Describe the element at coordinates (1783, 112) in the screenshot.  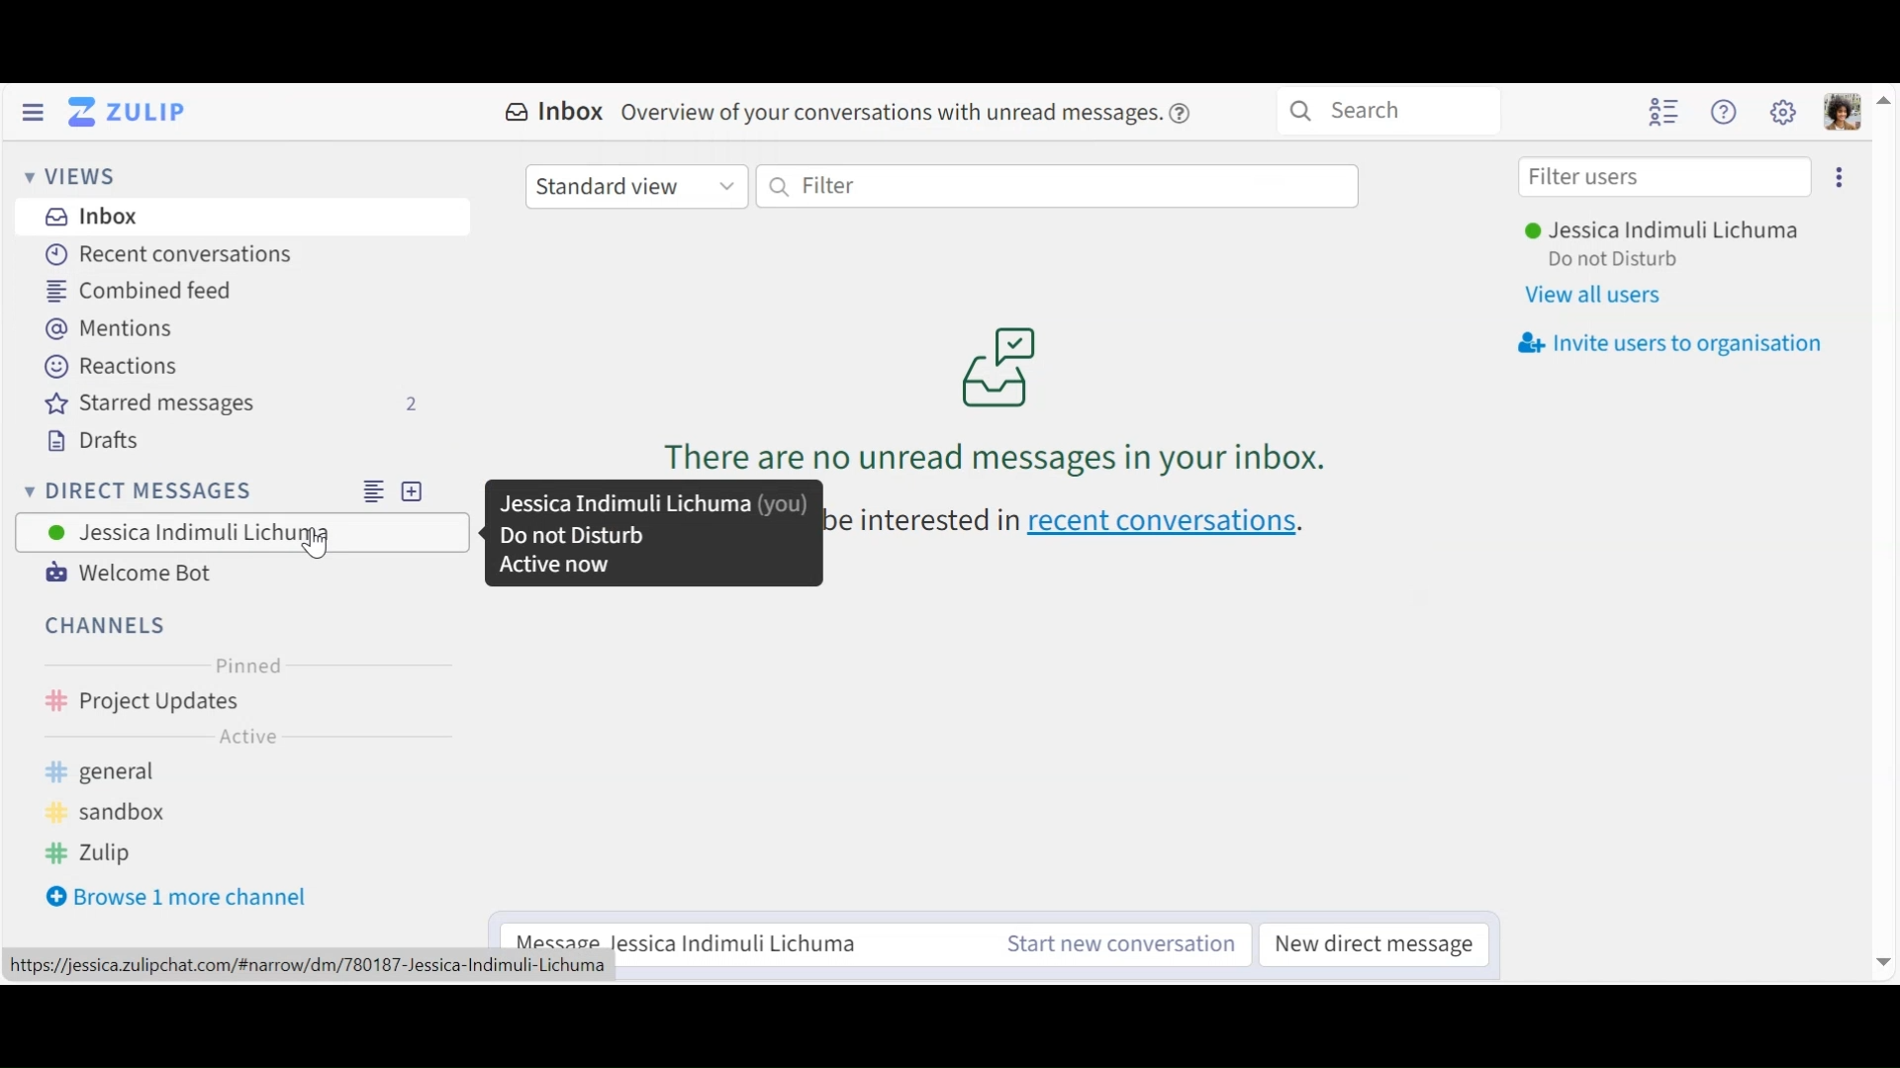
I see `Main menu` at that location.